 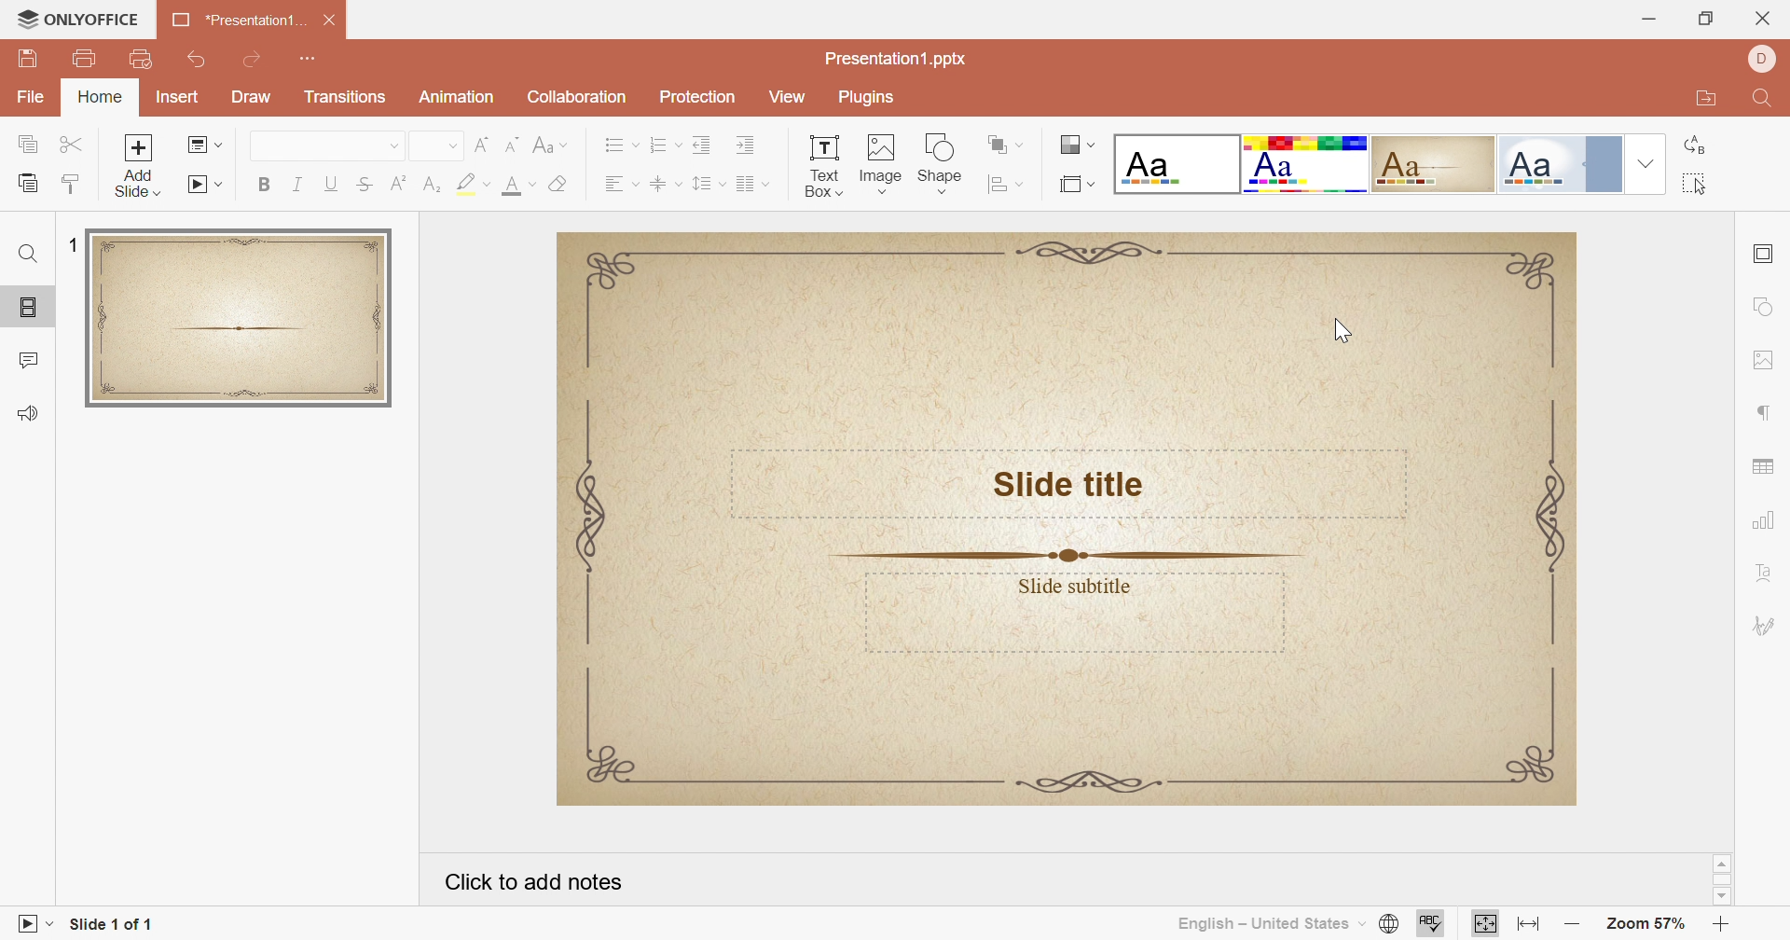 What do you see at coordinates (25, 58) in the screenshot?
I see `Save` at bounding box center [25, 58].